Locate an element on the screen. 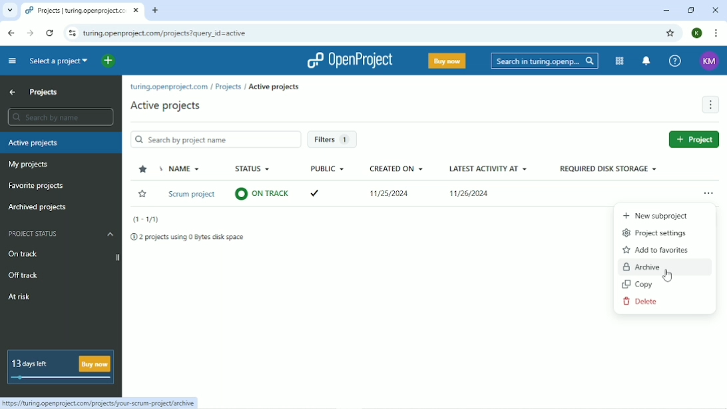  OpenProject is located at coordinates (352, 60).